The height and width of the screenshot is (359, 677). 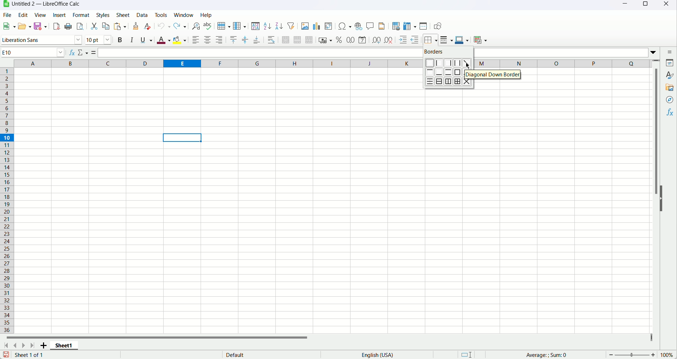 What do you see at coordinates (245, 39) in the screenshot?
I see `center vertically` at bounding box center [245, 39].